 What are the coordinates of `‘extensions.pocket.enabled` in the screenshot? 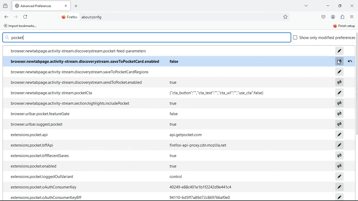 It's located at (35, 166).